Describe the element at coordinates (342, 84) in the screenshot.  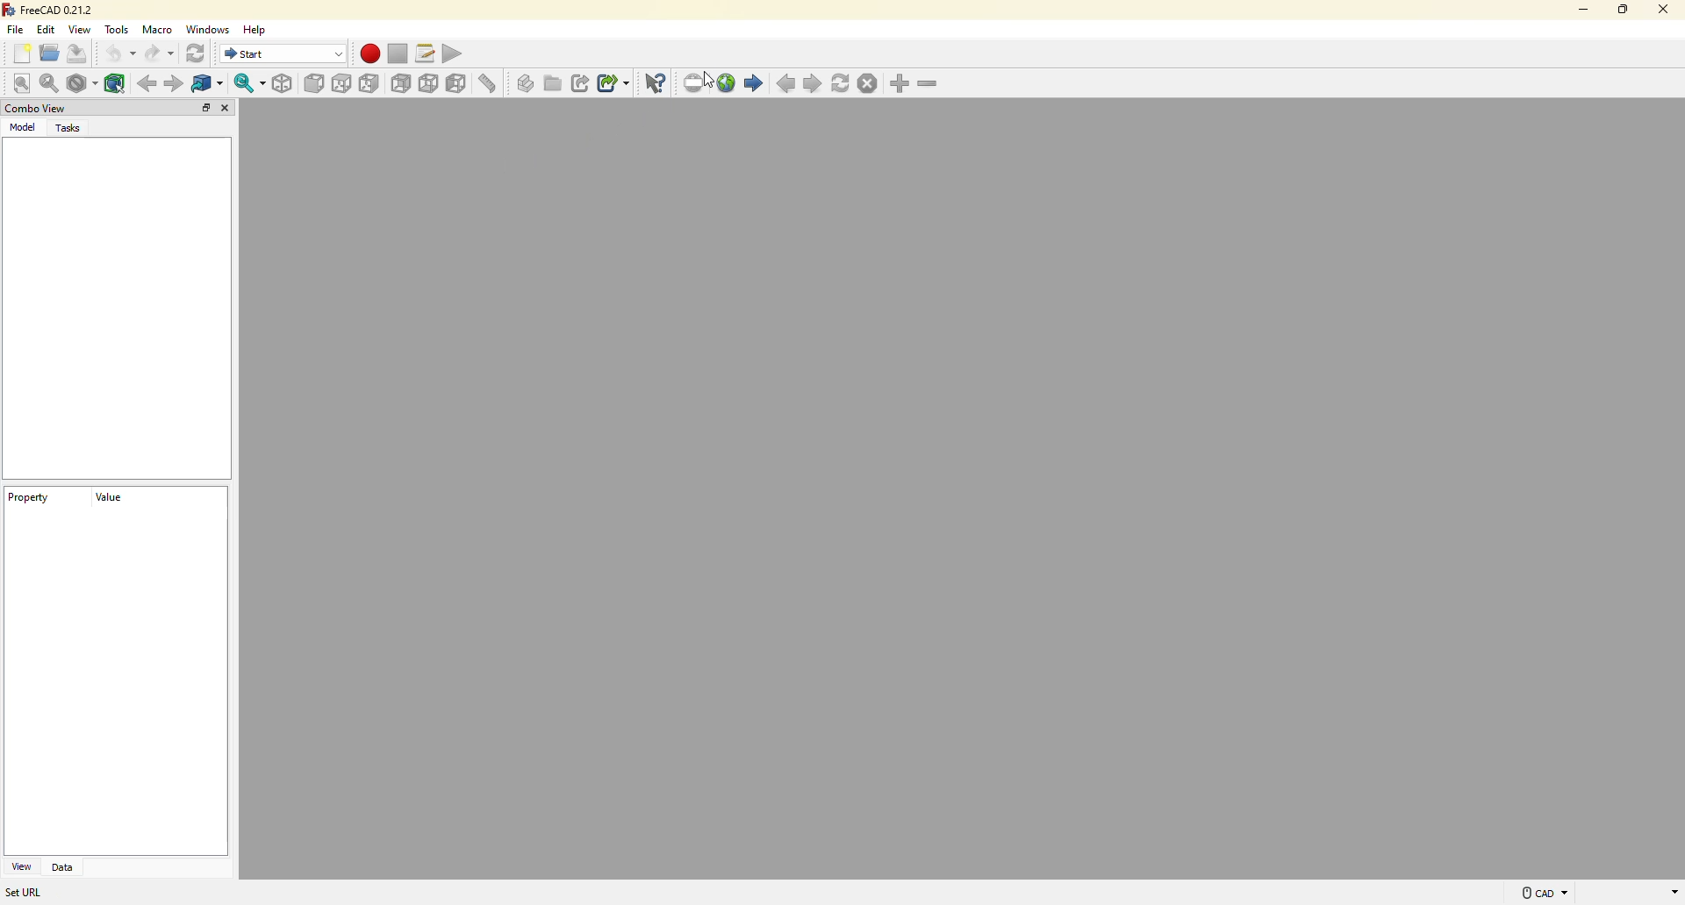
I see `top` at that location.